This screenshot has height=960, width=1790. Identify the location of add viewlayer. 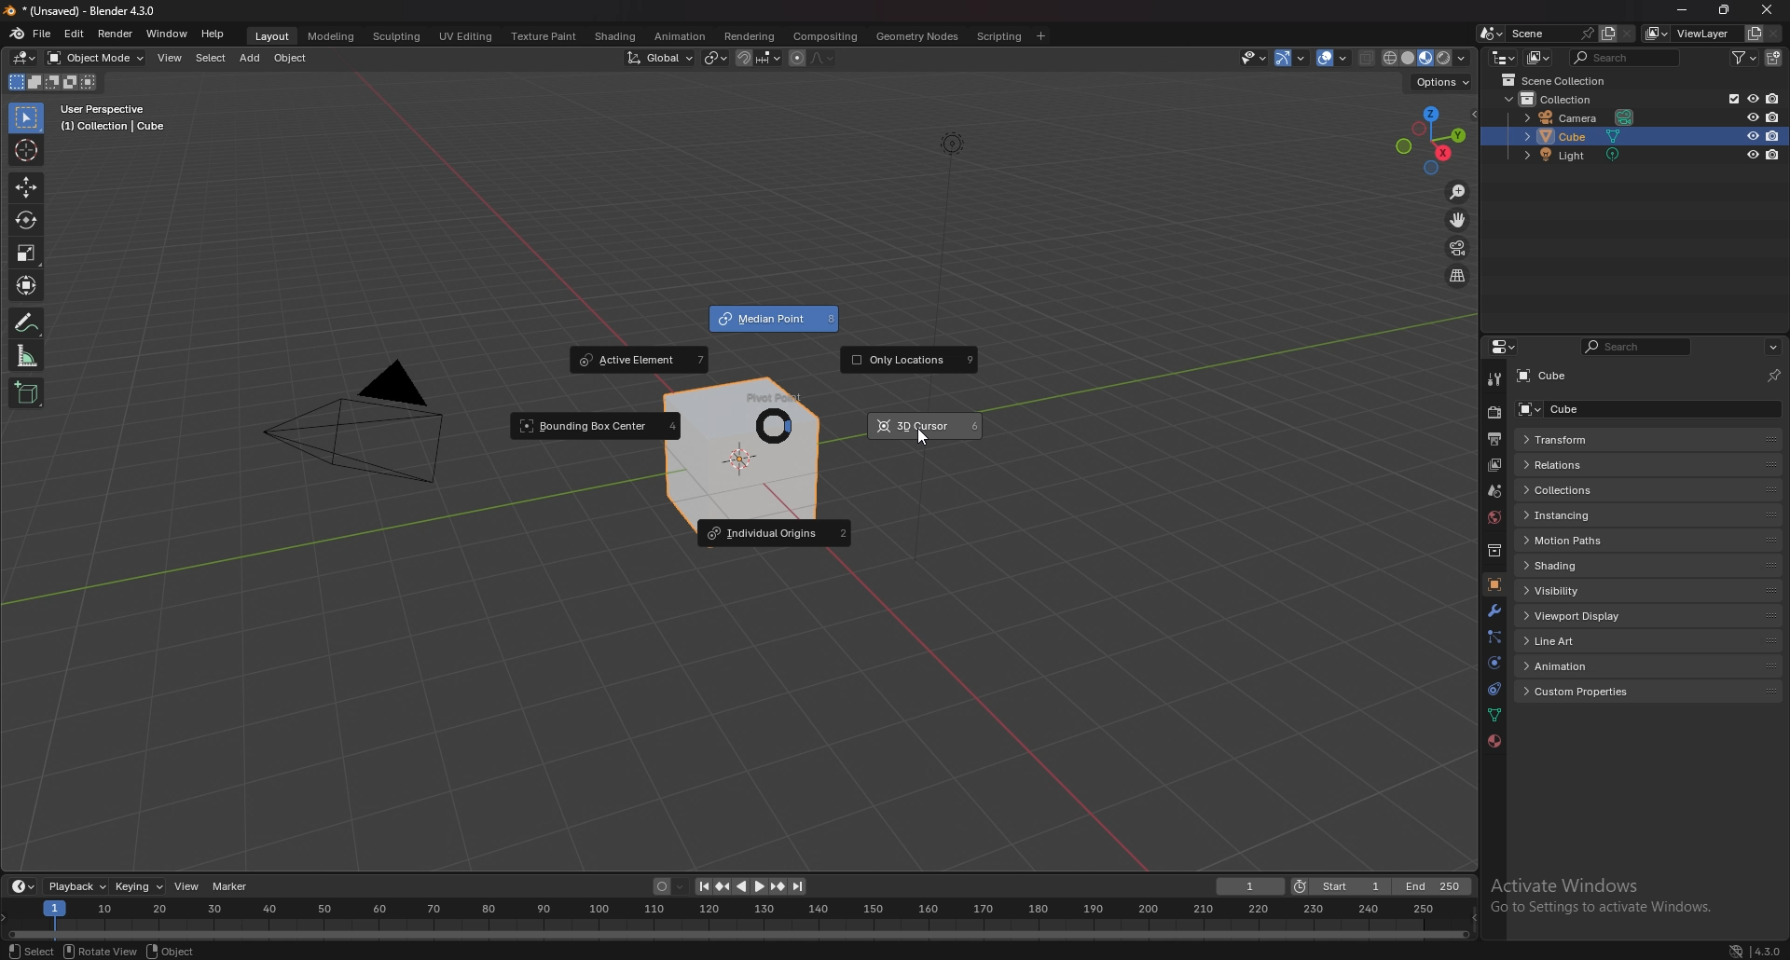
(1753, 34).